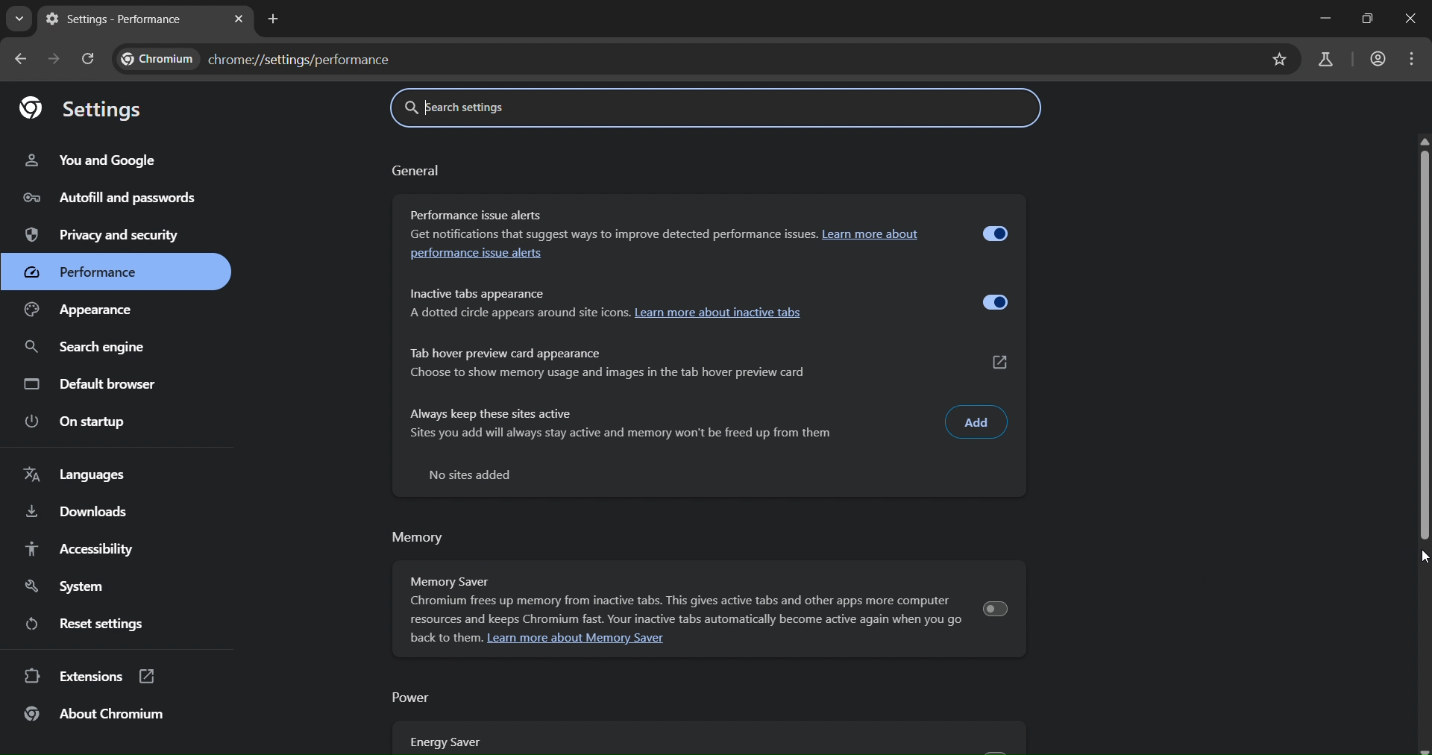 Image resolution: width=1432 pixels, height=755 pixels. What do you see at coordinates (109, 234) in the screenshot?
I see `privacy and security` at bounding box center [109, 234].